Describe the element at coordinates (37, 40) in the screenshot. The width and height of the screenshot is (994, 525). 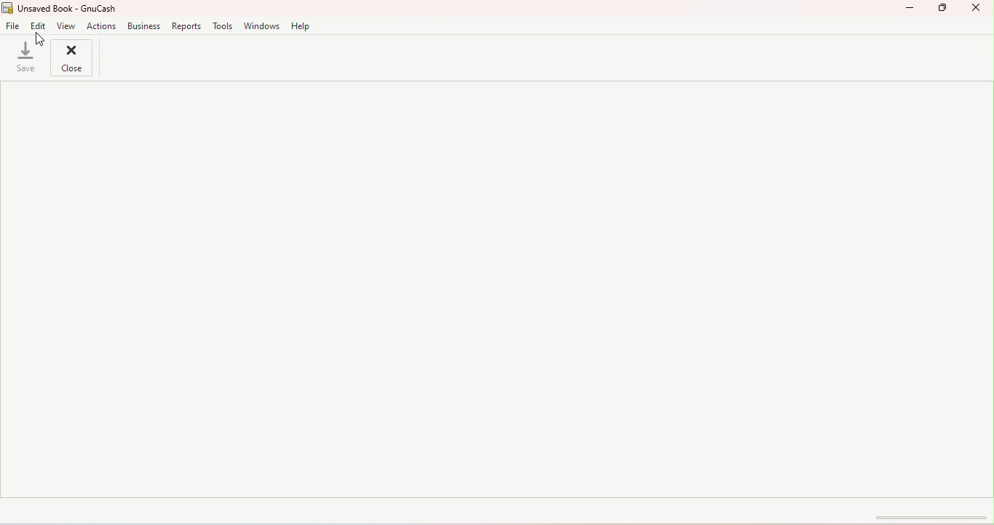
I see `Cursor` at that location.